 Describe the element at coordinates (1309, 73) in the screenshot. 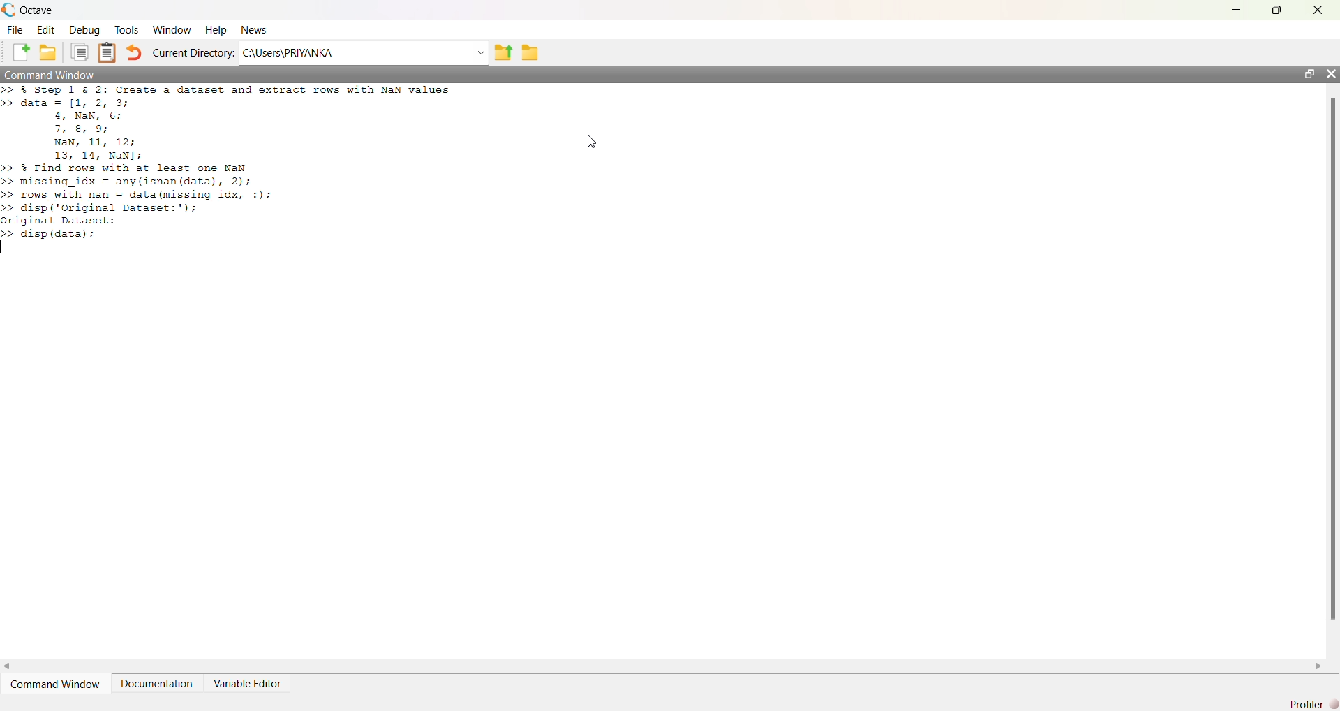

I see `maximize` at that location.